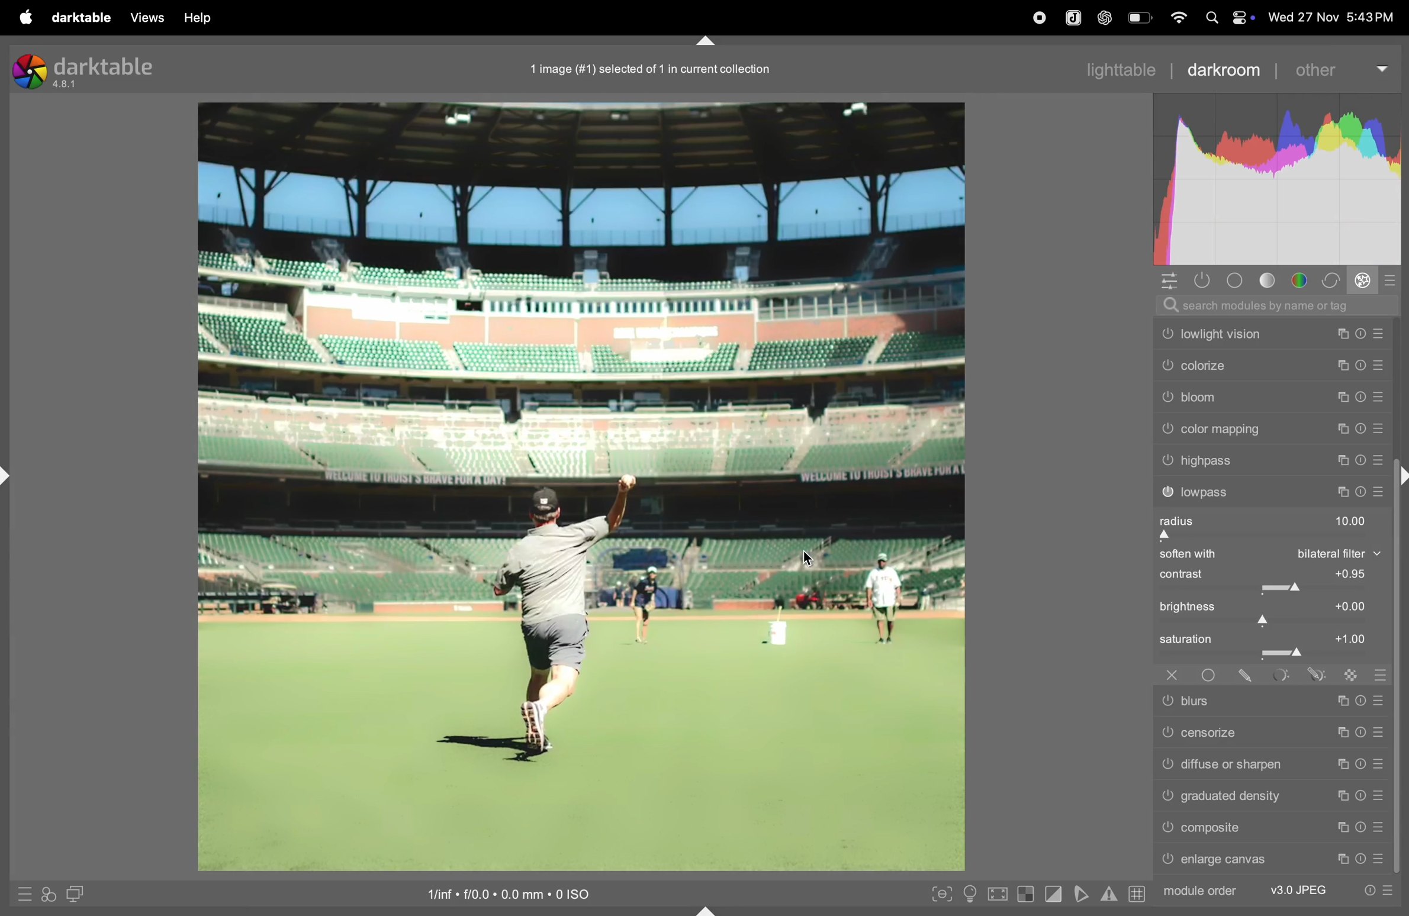 This screenshot has width=1409, height=916. I want to click on toggle indication over exposure, so click(1028, 895).